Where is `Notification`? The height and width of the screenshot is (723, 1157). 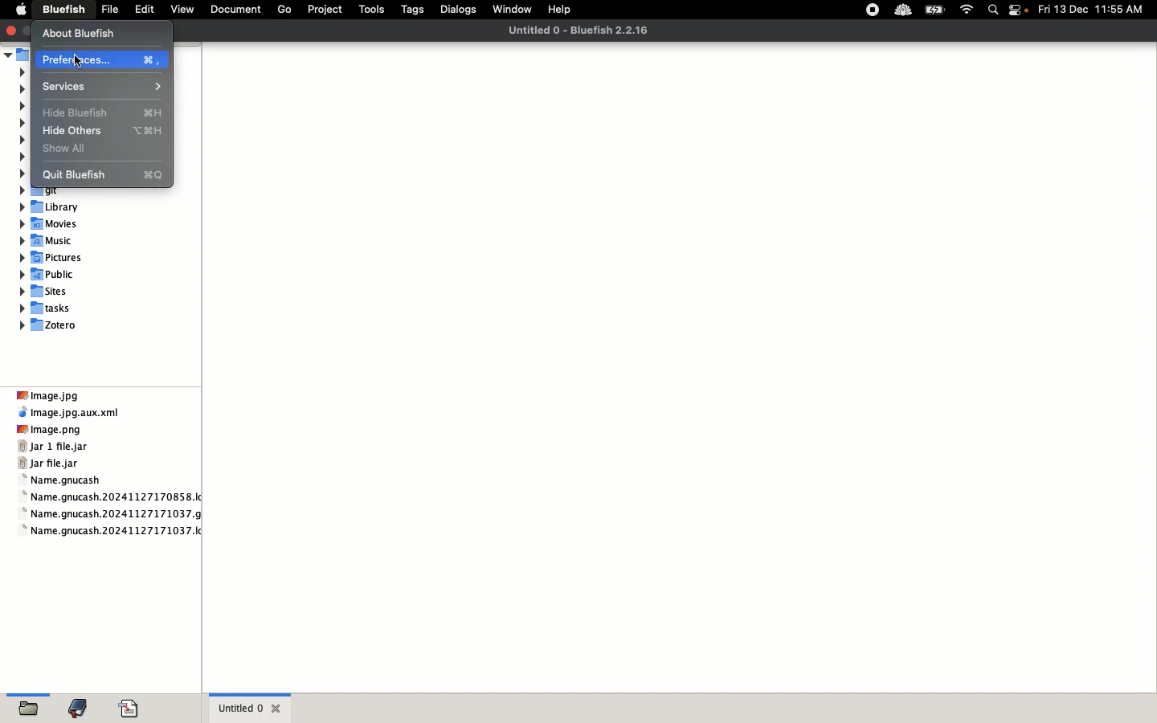 Notification is located at coordinates (1020, 11).